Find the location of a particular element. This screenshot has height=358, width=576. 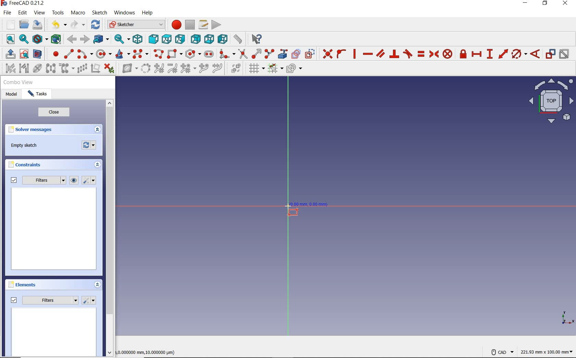

settings is located at coordinates (89, 300).